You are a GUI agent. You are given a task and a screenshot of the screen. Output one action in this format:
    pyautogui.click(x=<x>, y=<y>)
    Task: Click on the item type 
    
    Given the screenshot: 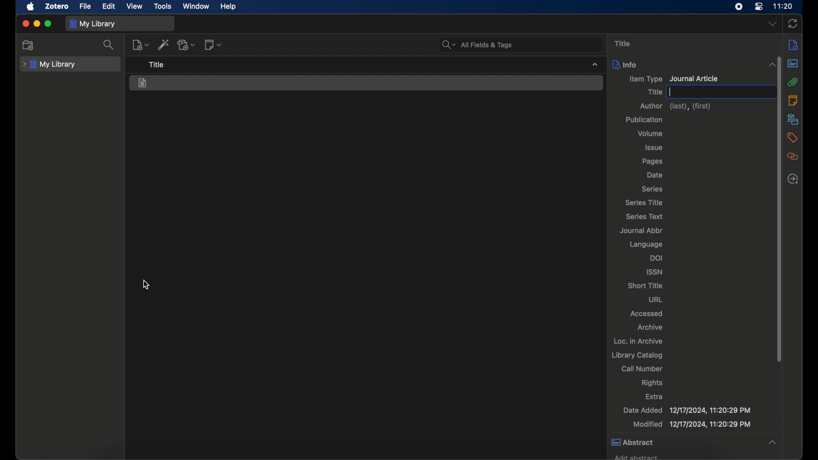 What is the action you would take?
    pyautogui.click(x=674, y=79)
    